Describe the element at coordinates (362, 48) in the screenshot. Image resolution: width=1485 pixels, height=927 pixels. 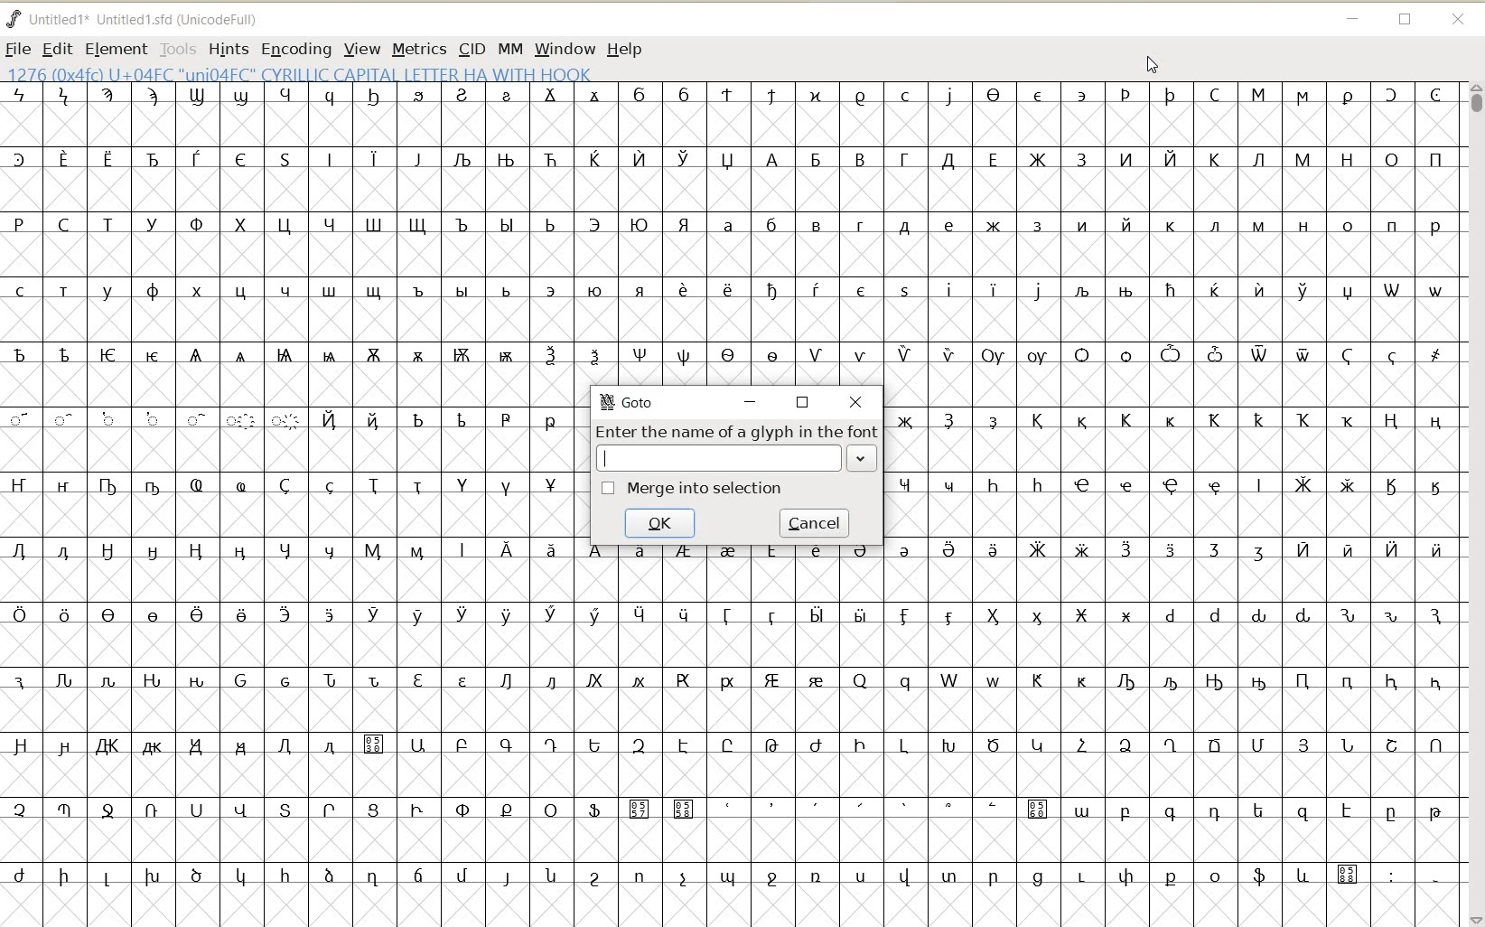
I see `VIEW` at that location.